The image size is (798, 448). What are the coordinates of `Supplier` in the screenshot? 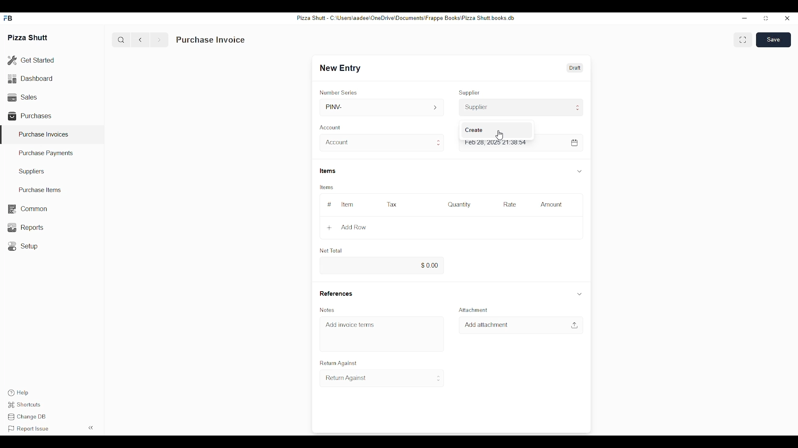 It's located at (471, 93).